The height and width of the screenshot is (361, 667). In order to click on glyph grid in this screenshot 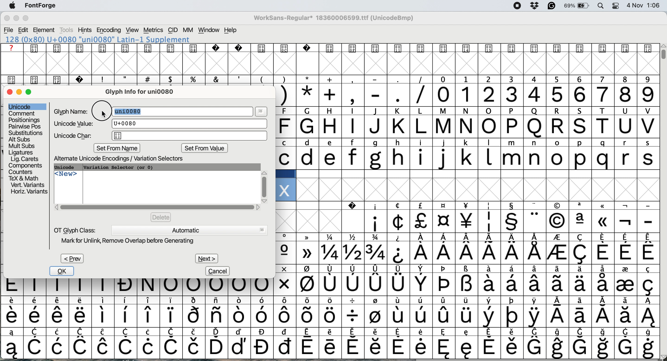, I will do `click(333, 64)`.